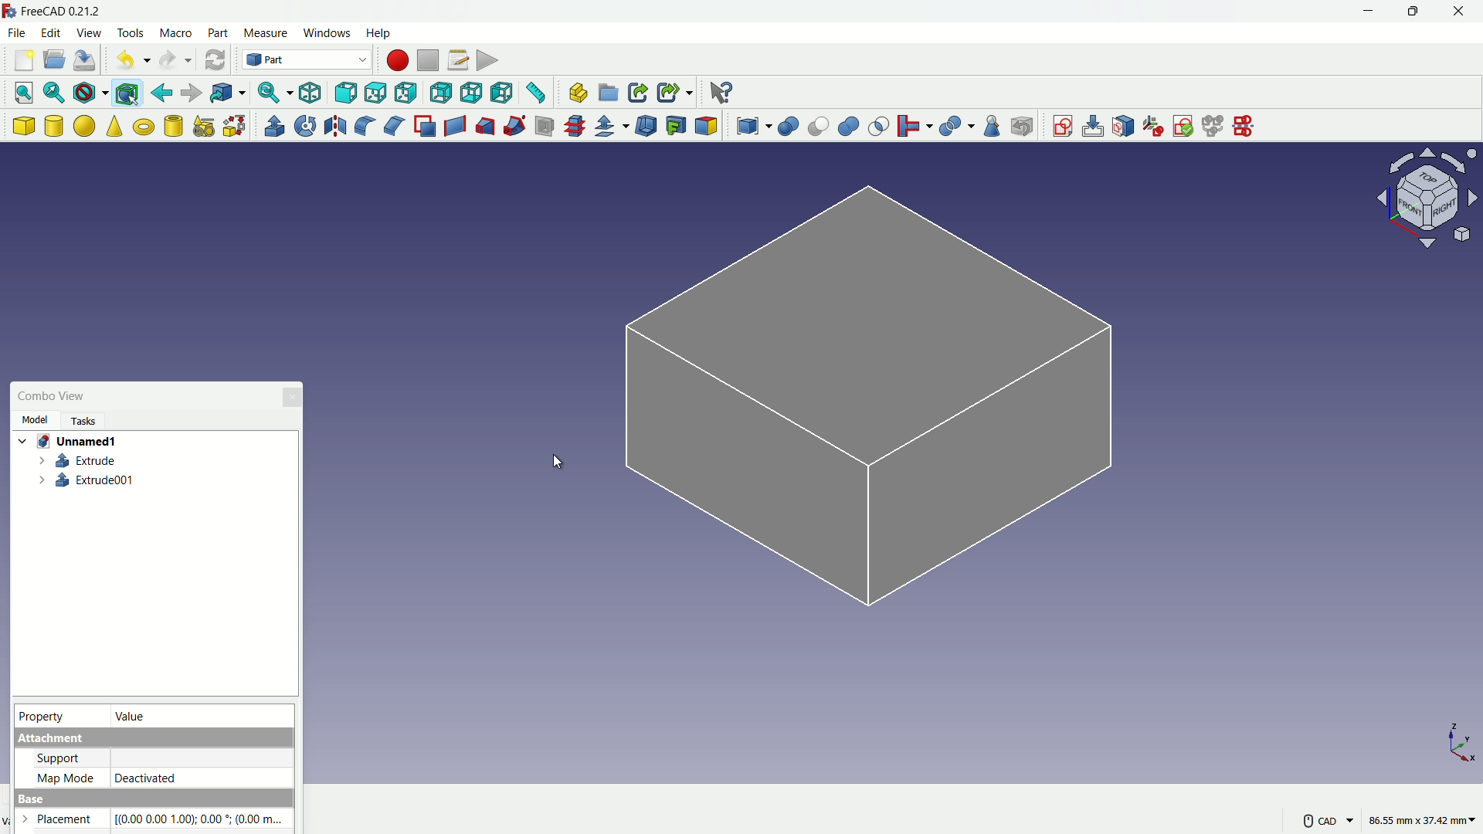 The height and width of the screenshot is (834, 1483). What do you see at coordinates (1213, 125) in the screenshot?
I see `merge sketch` at bounding box center [1213, 125].